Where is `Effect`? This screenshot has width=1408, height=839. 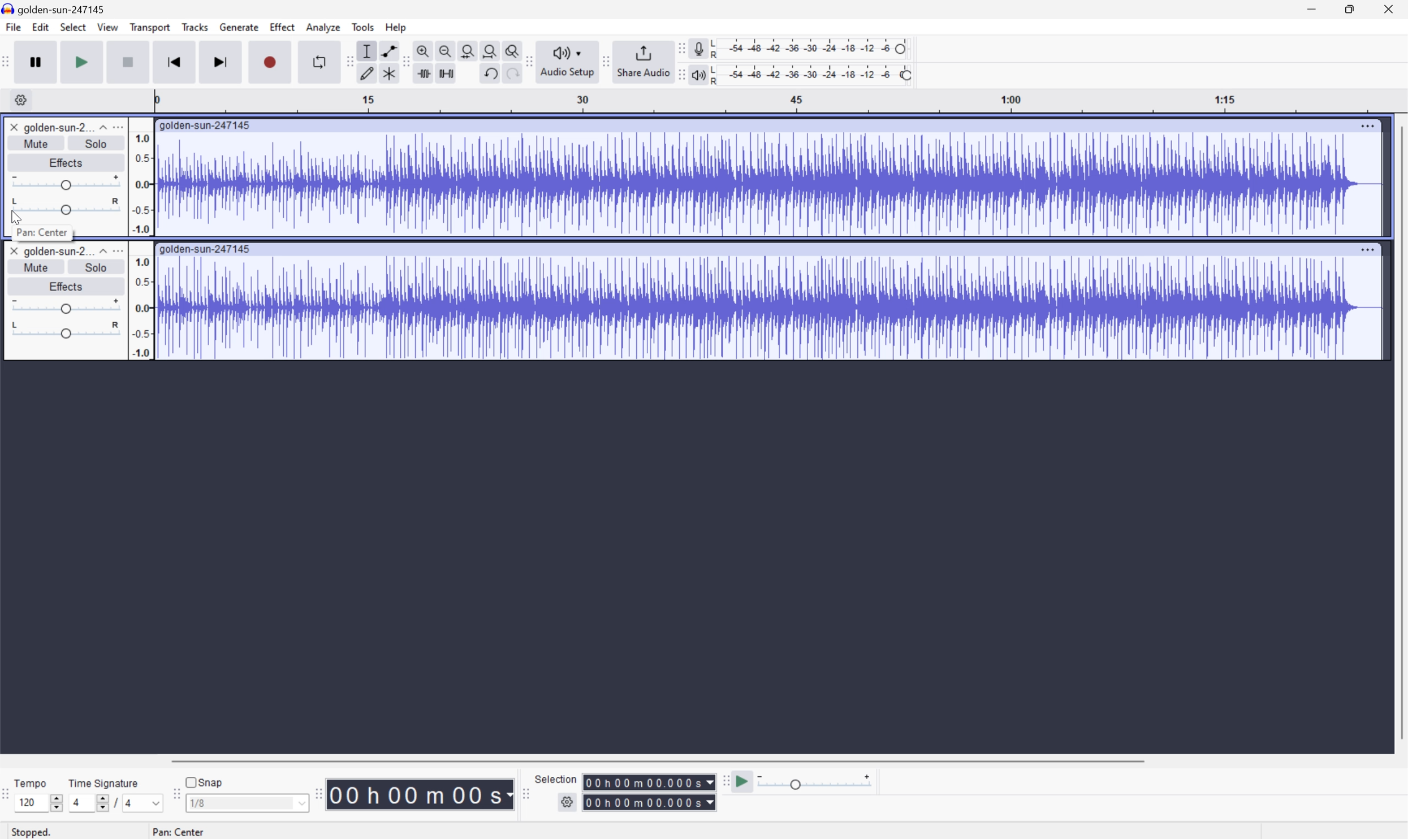
Effect is located at coordinates (283, 28).